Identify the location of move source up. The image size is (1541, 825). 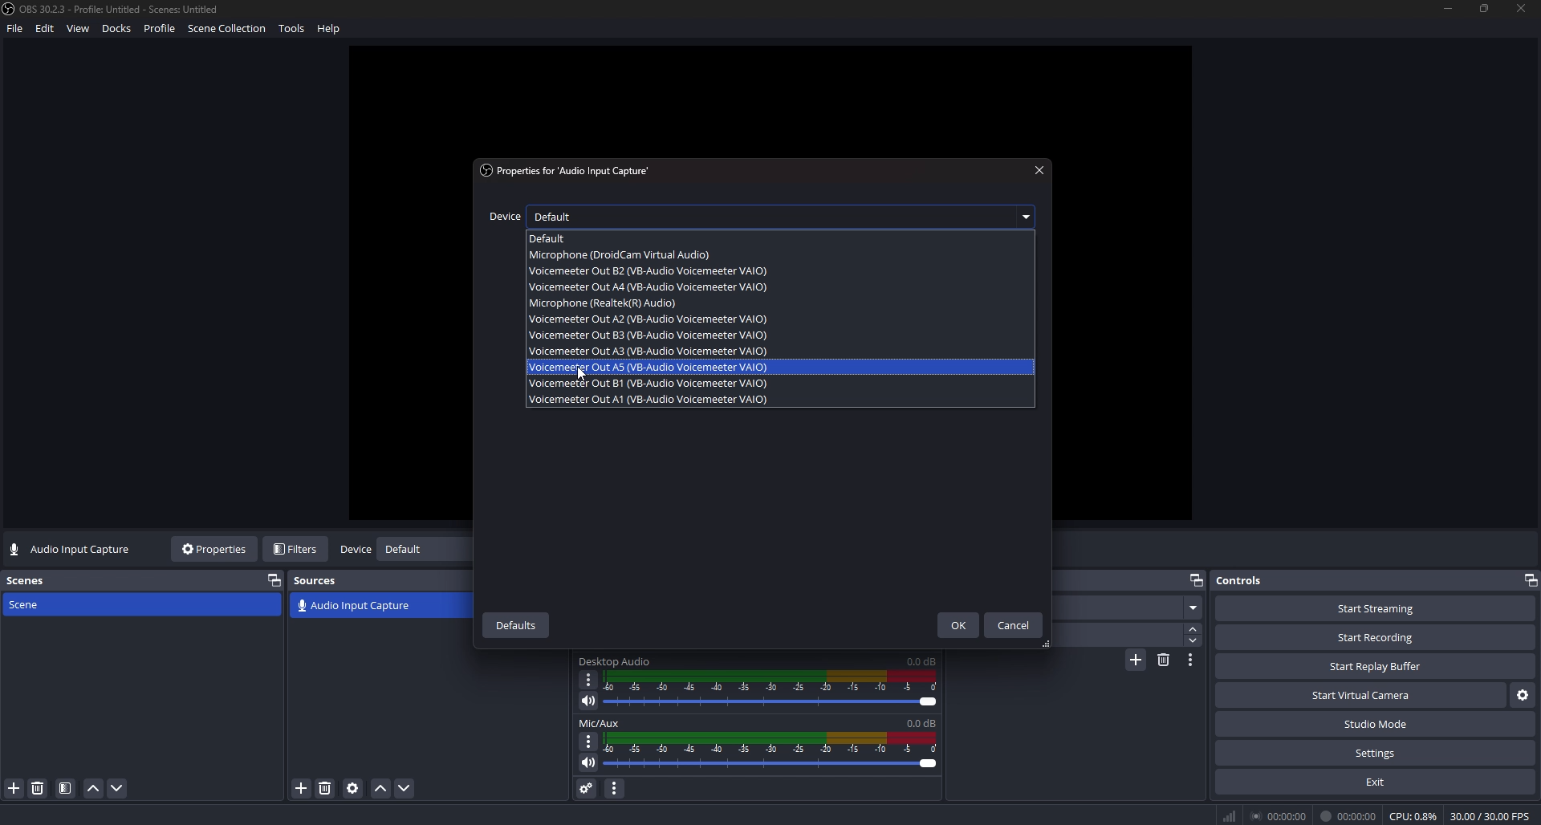
(381, 789).